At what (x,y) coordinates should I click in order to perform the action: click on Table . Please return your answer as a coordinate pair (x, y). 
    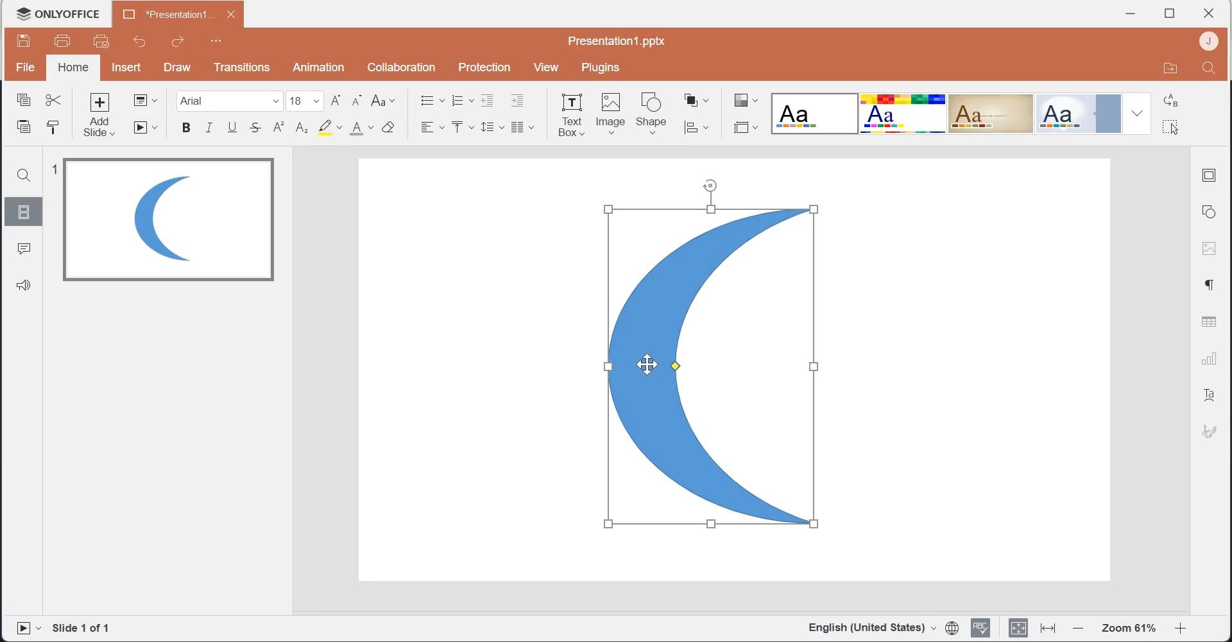
    Looking at the image, I should click on (1212, 322).